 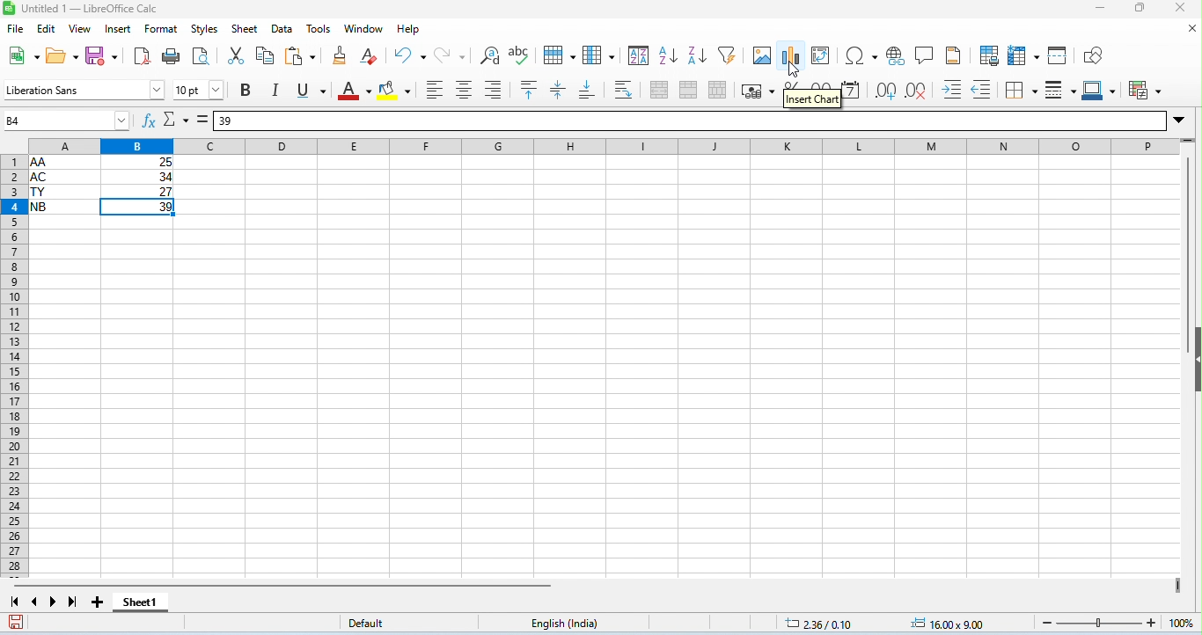 What do you see at coordinates (490, 55) in the screenshot?
I see `find and replace` at bounding box center [490, 55].